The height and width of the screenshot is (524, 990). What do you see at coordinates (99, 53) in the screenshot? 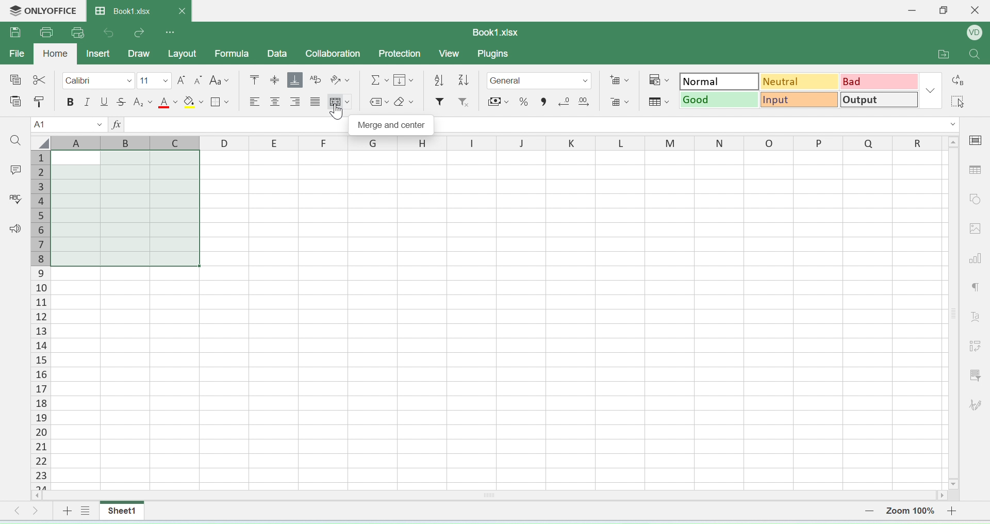
I see `inser` at bounding box center [99, 53].